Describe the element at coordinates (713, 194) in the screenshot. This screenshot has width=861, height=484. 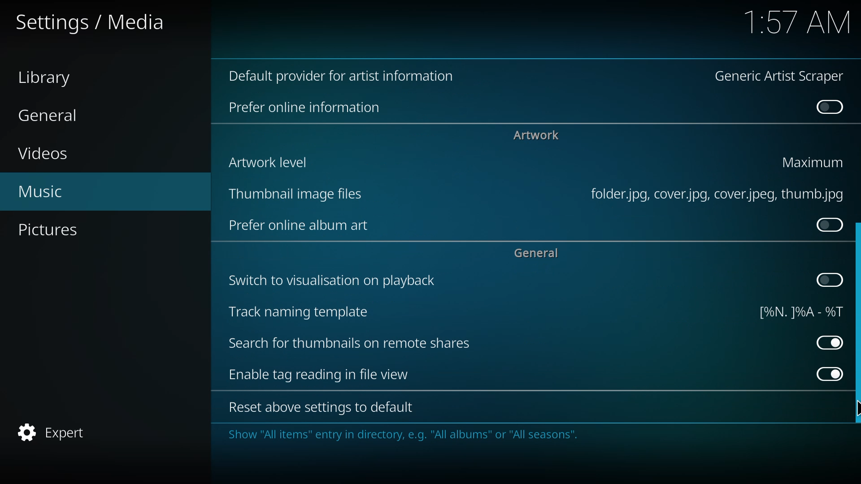
I see `file type` at that location.